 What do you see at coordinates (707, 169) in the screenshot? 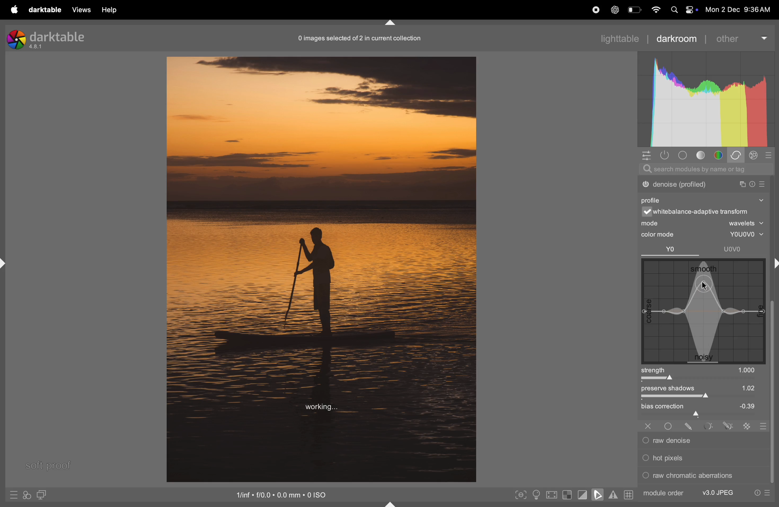
I see `search` at bounding box center [707, 169].